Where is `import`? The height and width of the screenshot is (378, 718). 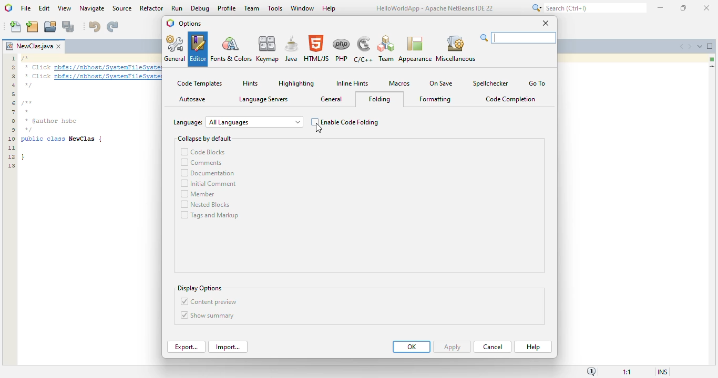
import is located at coordinates (228, 347).